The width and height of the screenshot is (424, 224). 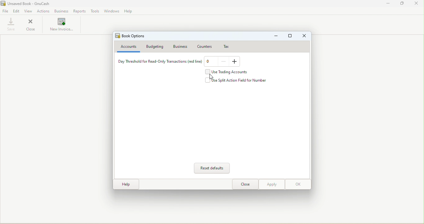 What do you see at coordinates (6, 12) in the screenshot?
I see `File` at bounding box center [6, 12].